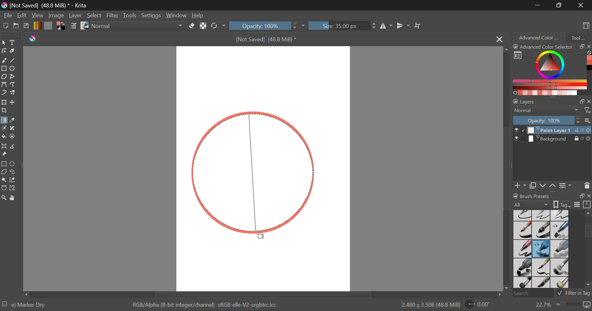 Image resolution: width=592 pixels, height=311 pixels. Describe the element at coordinates (560, 5) in the screenshot. I see `Minimize` at that location.